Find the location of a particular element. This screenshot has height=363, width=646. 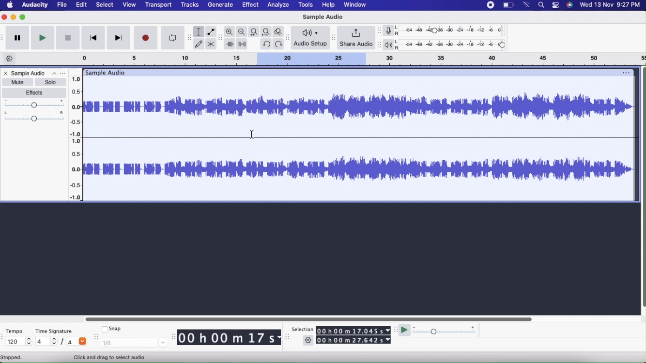

Fit selection to width is located at coordinates (254, 32).